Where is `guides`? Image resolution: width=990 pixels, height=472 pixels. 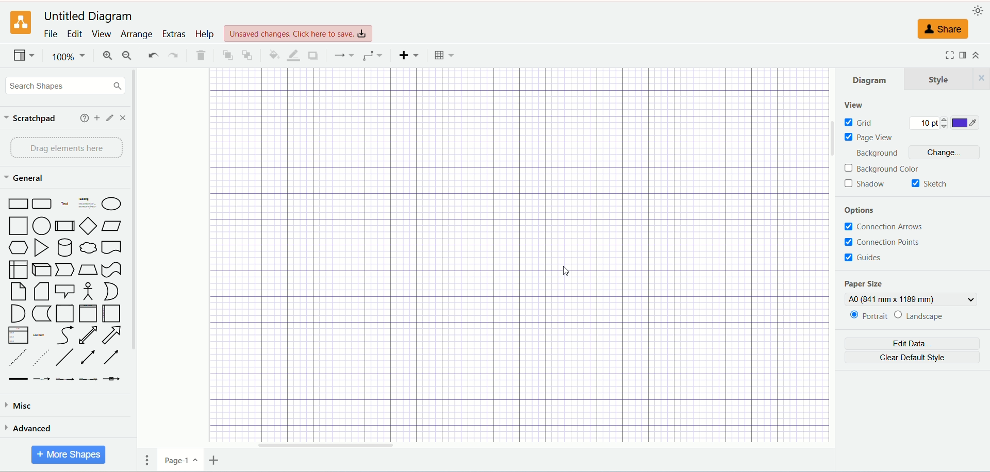
guides is located at coordinates (864, 257).